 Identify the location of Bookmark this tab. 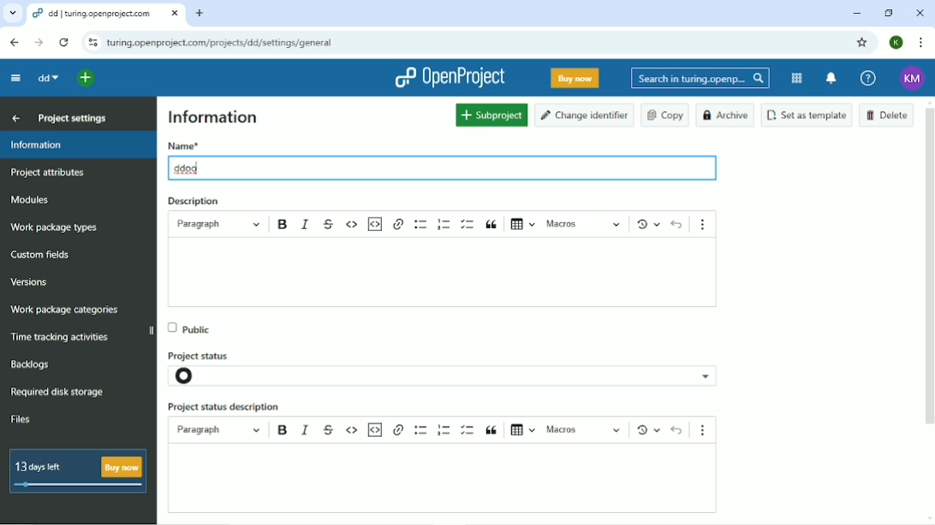
(862, 43).